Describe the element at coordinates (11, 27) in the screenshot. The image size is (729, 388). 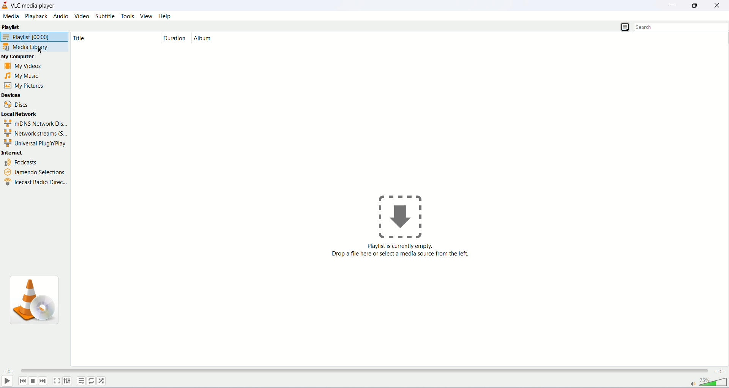
I see `playlist` at that location.